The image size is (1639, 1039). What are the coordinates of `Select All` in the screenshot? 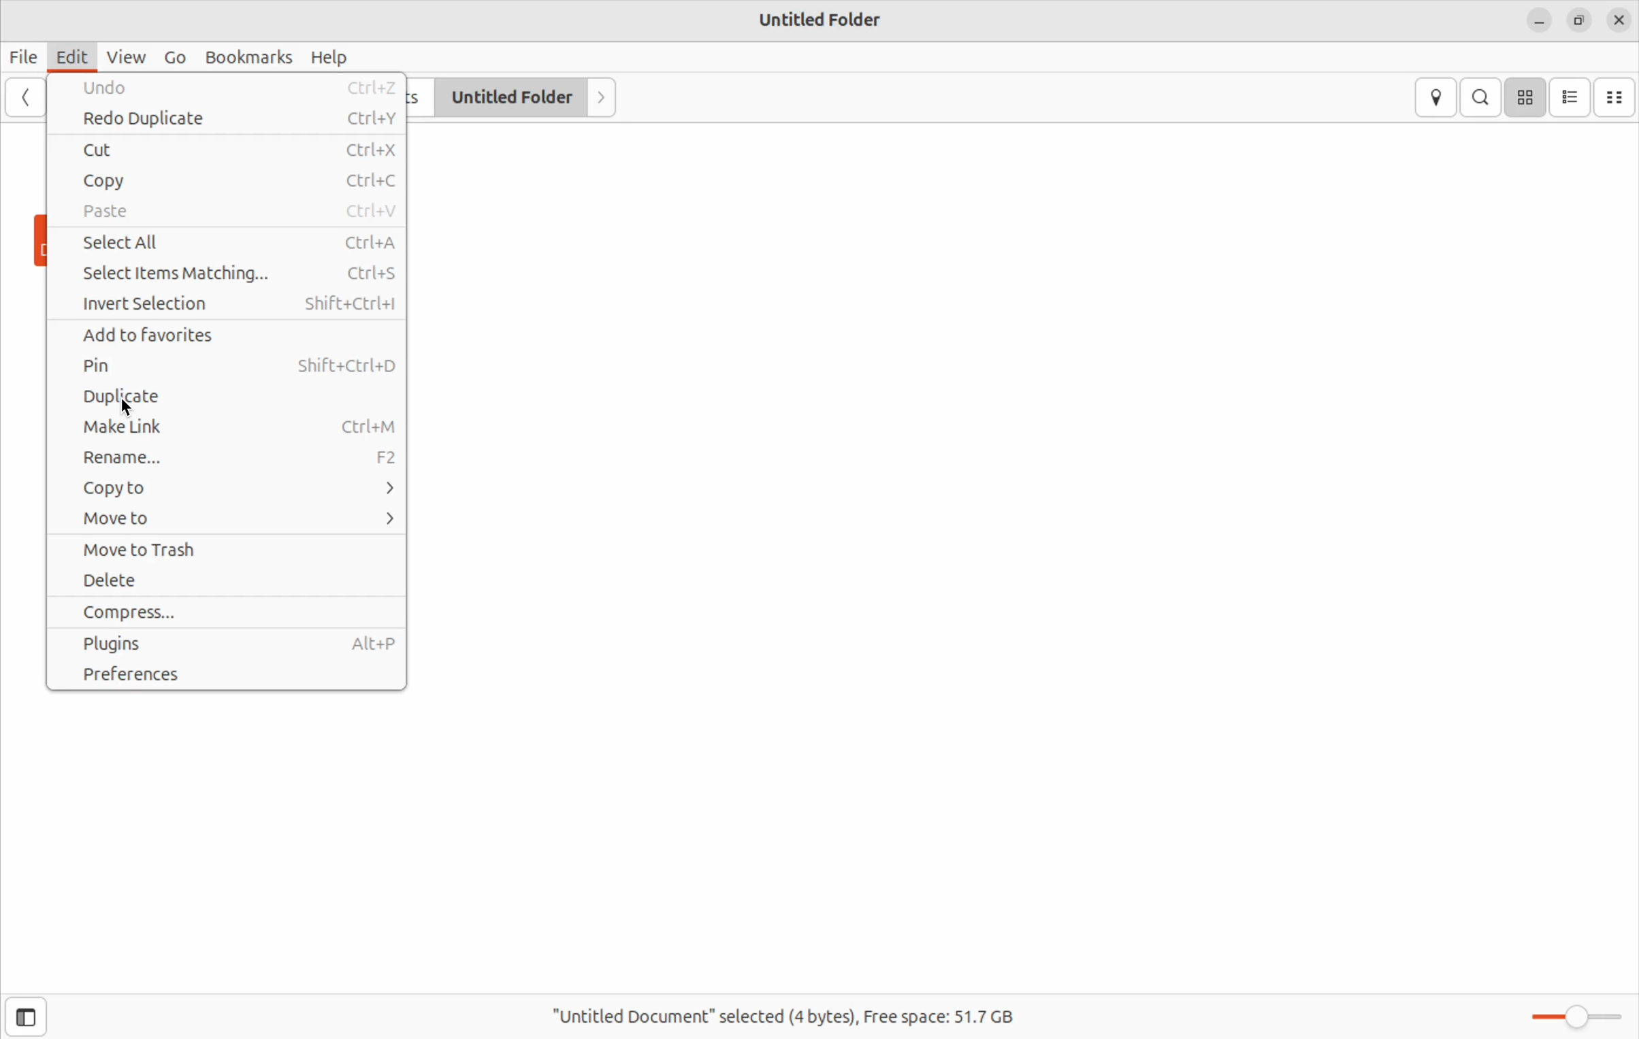 It's located at (229, 244).